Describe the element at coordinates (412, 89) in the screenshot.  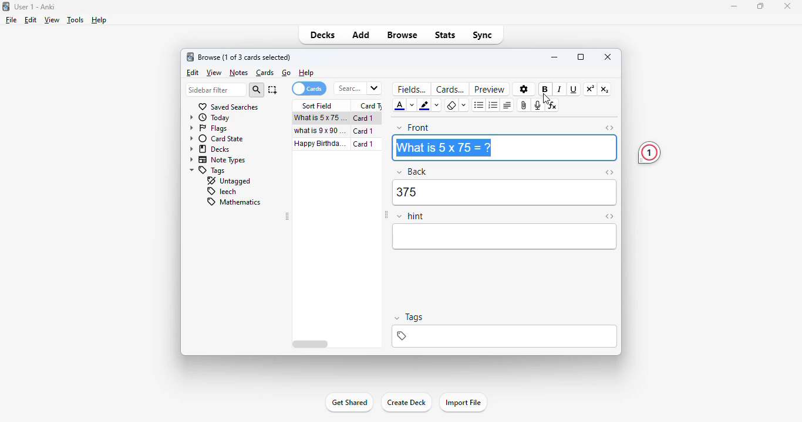
I see `fields` at that location.